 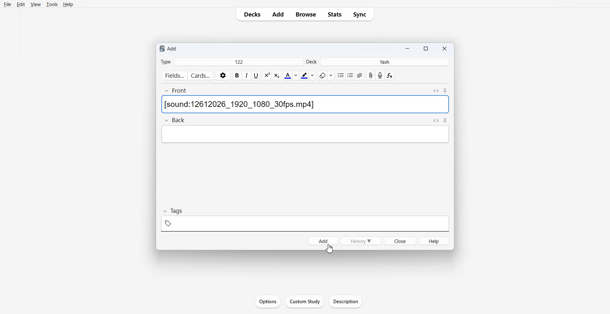 What do you see at coordinates (360, 14) in the screenshot?
I see `Sync` at bounding box center [360, 14].